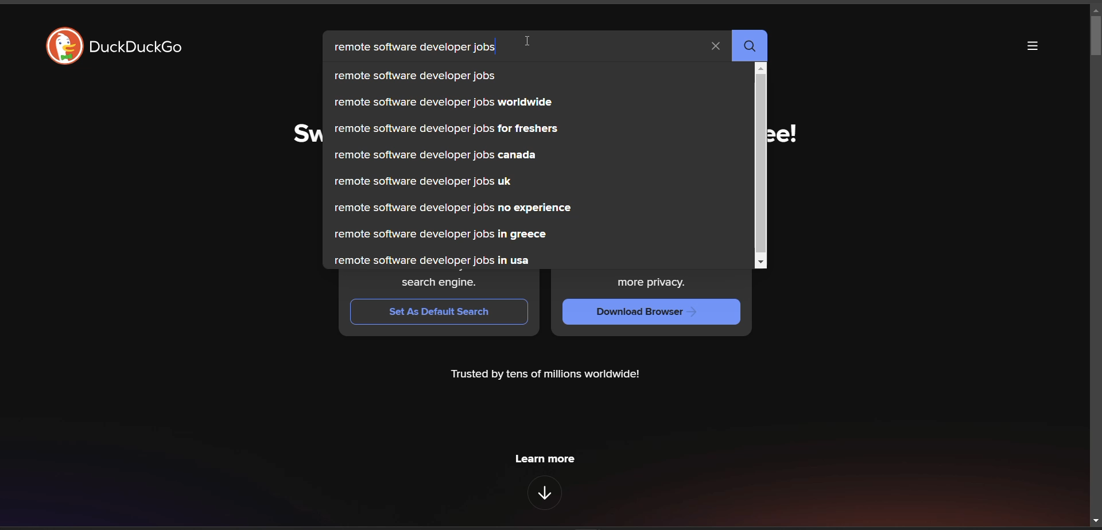 The height and width of the screenshot is (530, 1102). Describe the element at coordinates (434, 259) in the screenshot. I see `remote software developer jobs in usa` at that location.